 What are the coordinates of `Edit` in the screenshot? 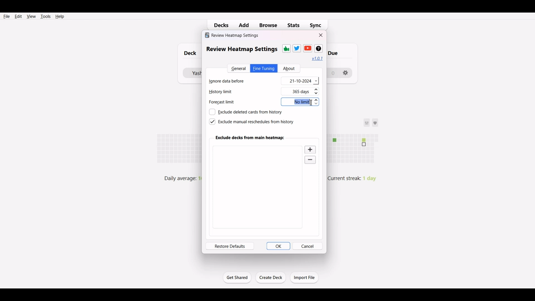 It's located at (18, 16).